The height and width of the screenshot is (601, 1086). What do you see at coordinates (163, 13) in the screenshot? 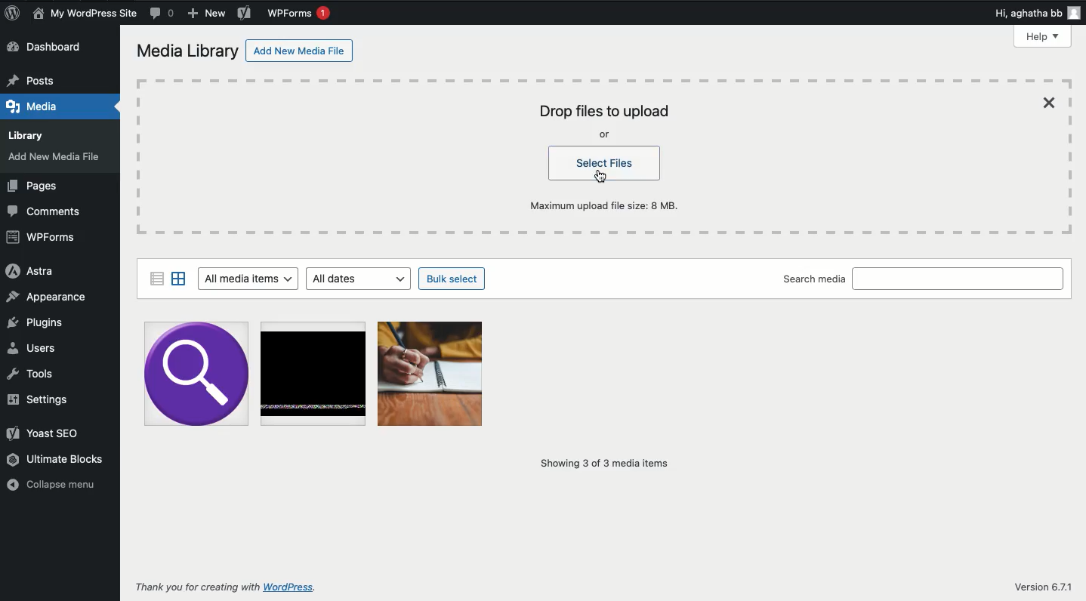
I see `Comments` at bounding box center [163, 13].